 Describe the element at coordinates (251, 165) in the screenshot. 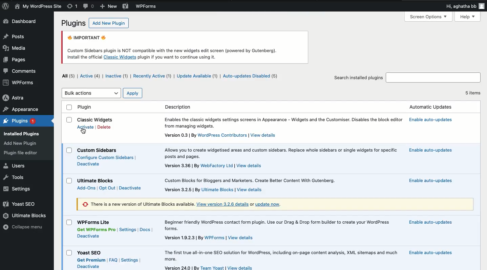

I see `view details` at that location.